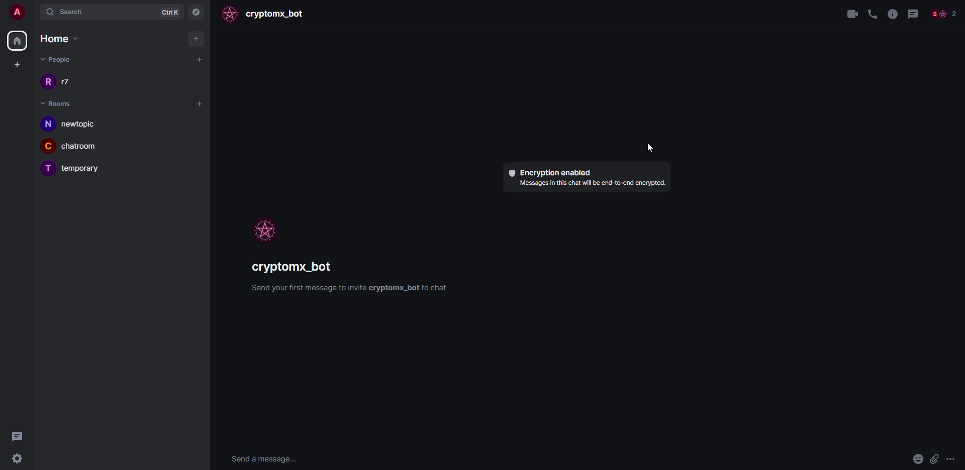 This screenshot has height=470, width=965. Describe the element at coordinates (871, 14) in the screenshot. I see `voice call` at that location.